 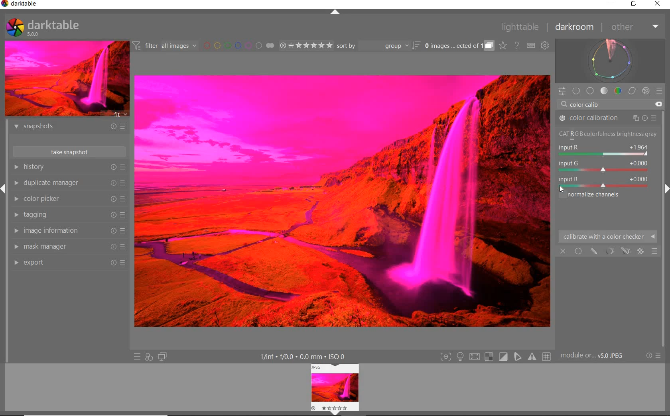 I want to click on image information, so click(x=69, y=231).